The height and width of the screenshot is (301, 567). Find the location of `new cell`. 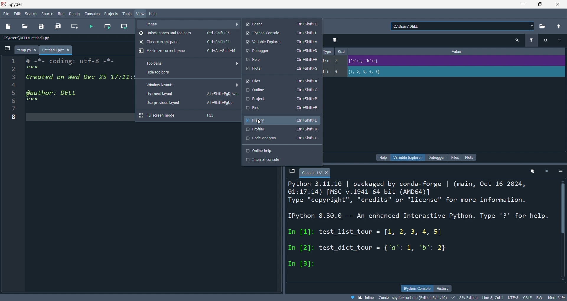

new cell is located at coordinates (74, 27).